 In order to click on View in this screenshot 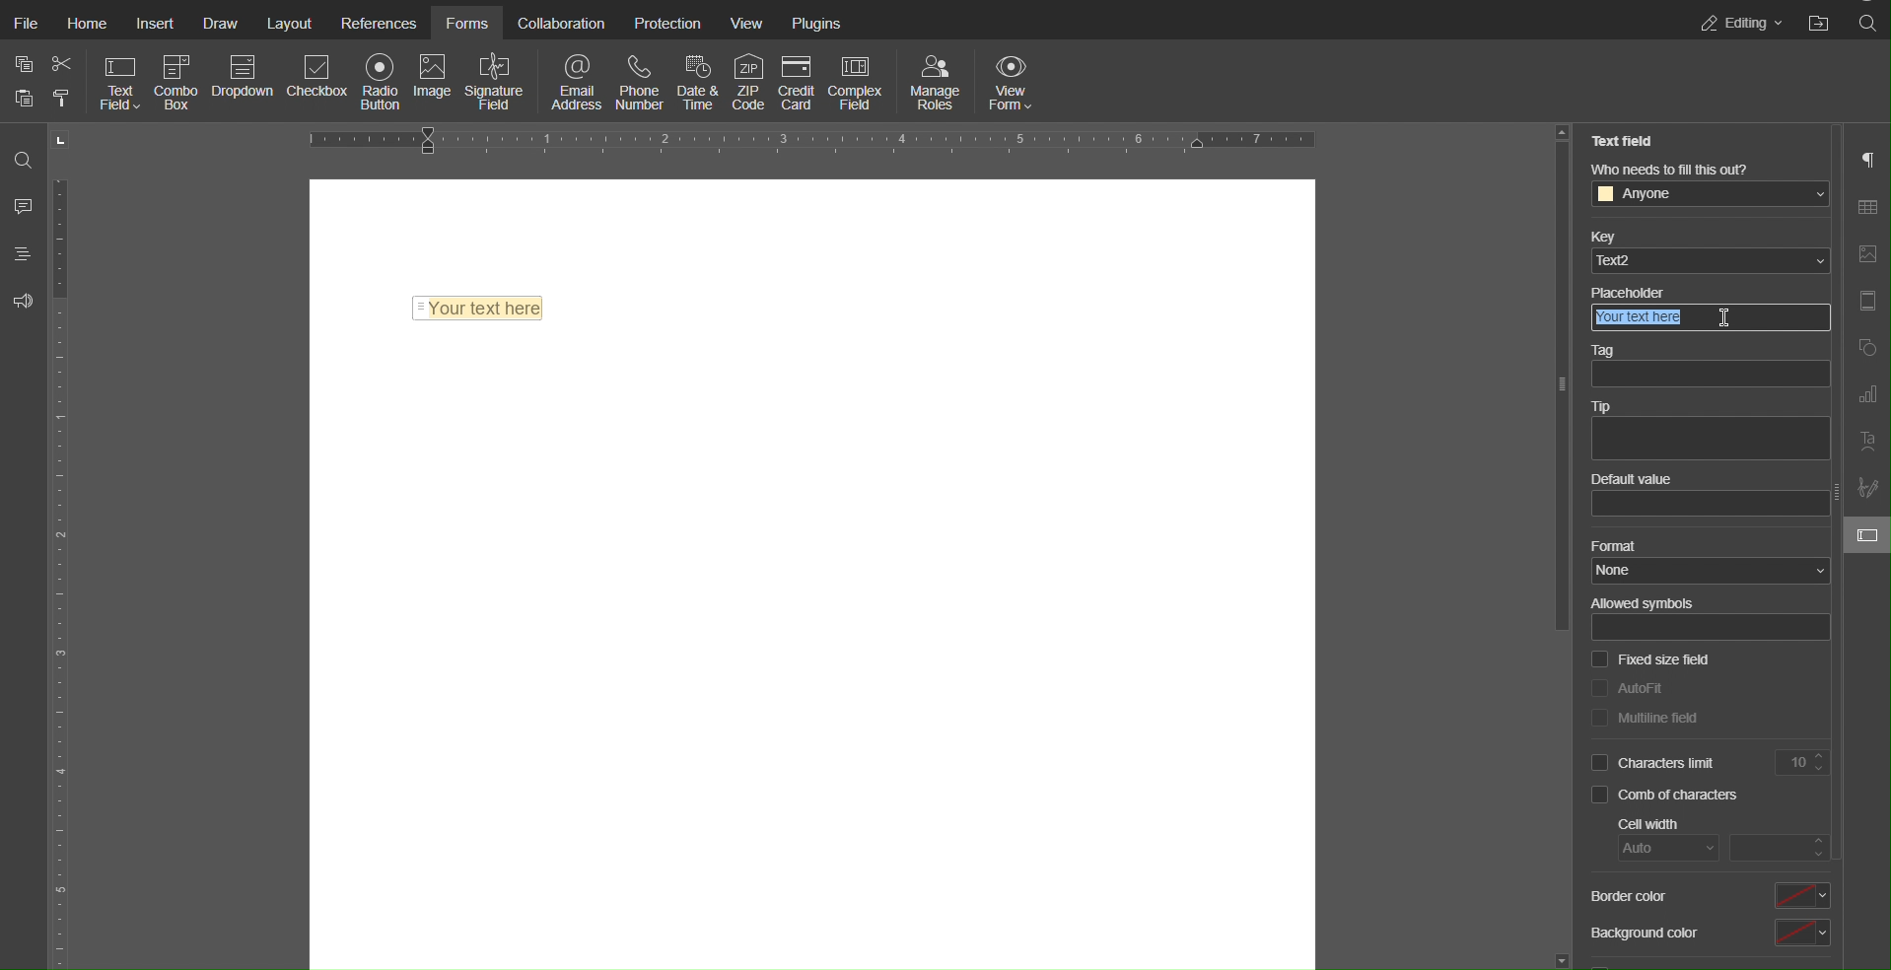, I will do `click(748, 24)`.